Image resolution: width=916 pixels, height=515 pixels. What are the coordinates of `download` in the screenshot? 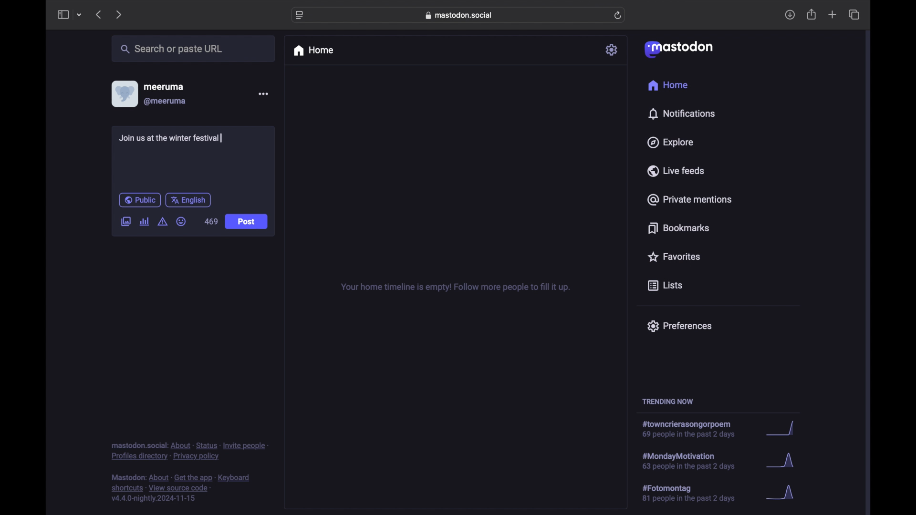 It's located at (790, 15).